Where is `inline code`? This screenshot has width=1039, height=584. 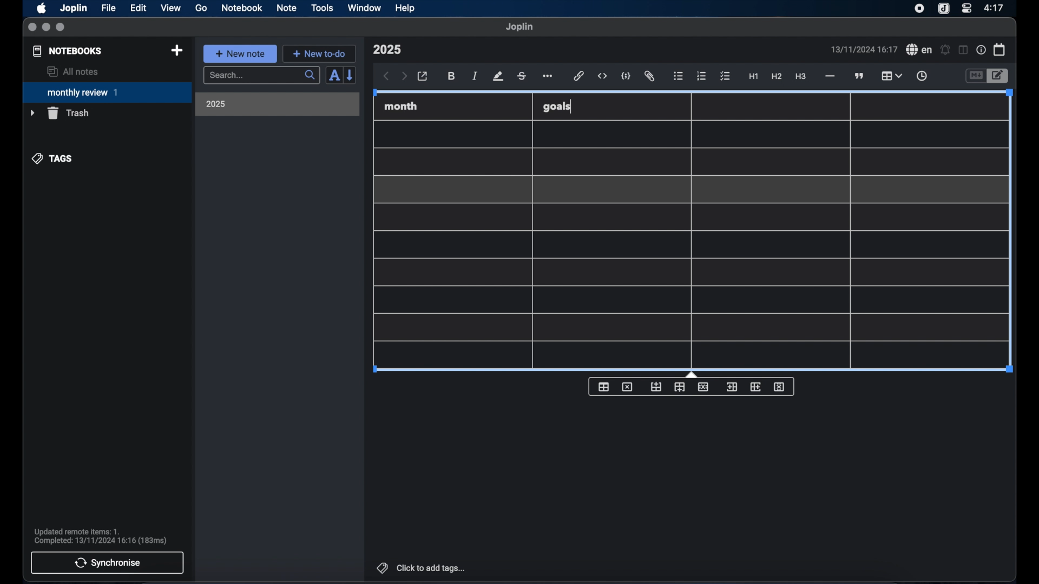 inline code is located at coordinates (602, 76).